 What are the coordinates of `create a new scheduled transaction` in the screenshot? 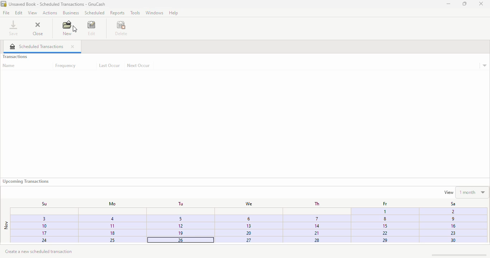 It's located at (40, 251).